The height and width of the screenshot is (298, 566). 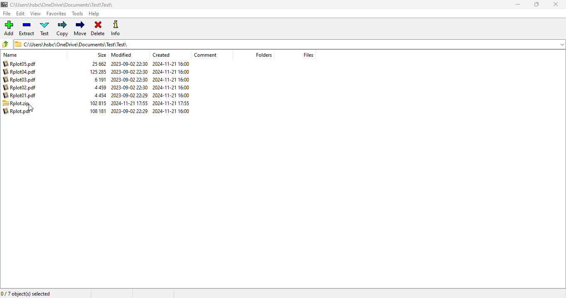 I want to click on size, so click(x=102, y=55).